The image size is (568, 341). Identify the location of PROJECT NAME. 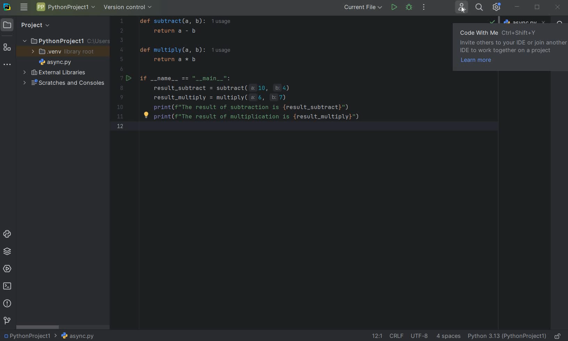
(65, 40).